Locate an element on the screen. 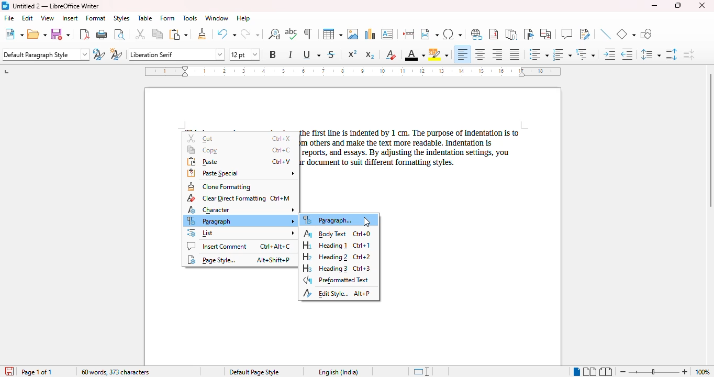 This screenshot has width=714, height=377. heading 2 is located at coordinates (337, 257).